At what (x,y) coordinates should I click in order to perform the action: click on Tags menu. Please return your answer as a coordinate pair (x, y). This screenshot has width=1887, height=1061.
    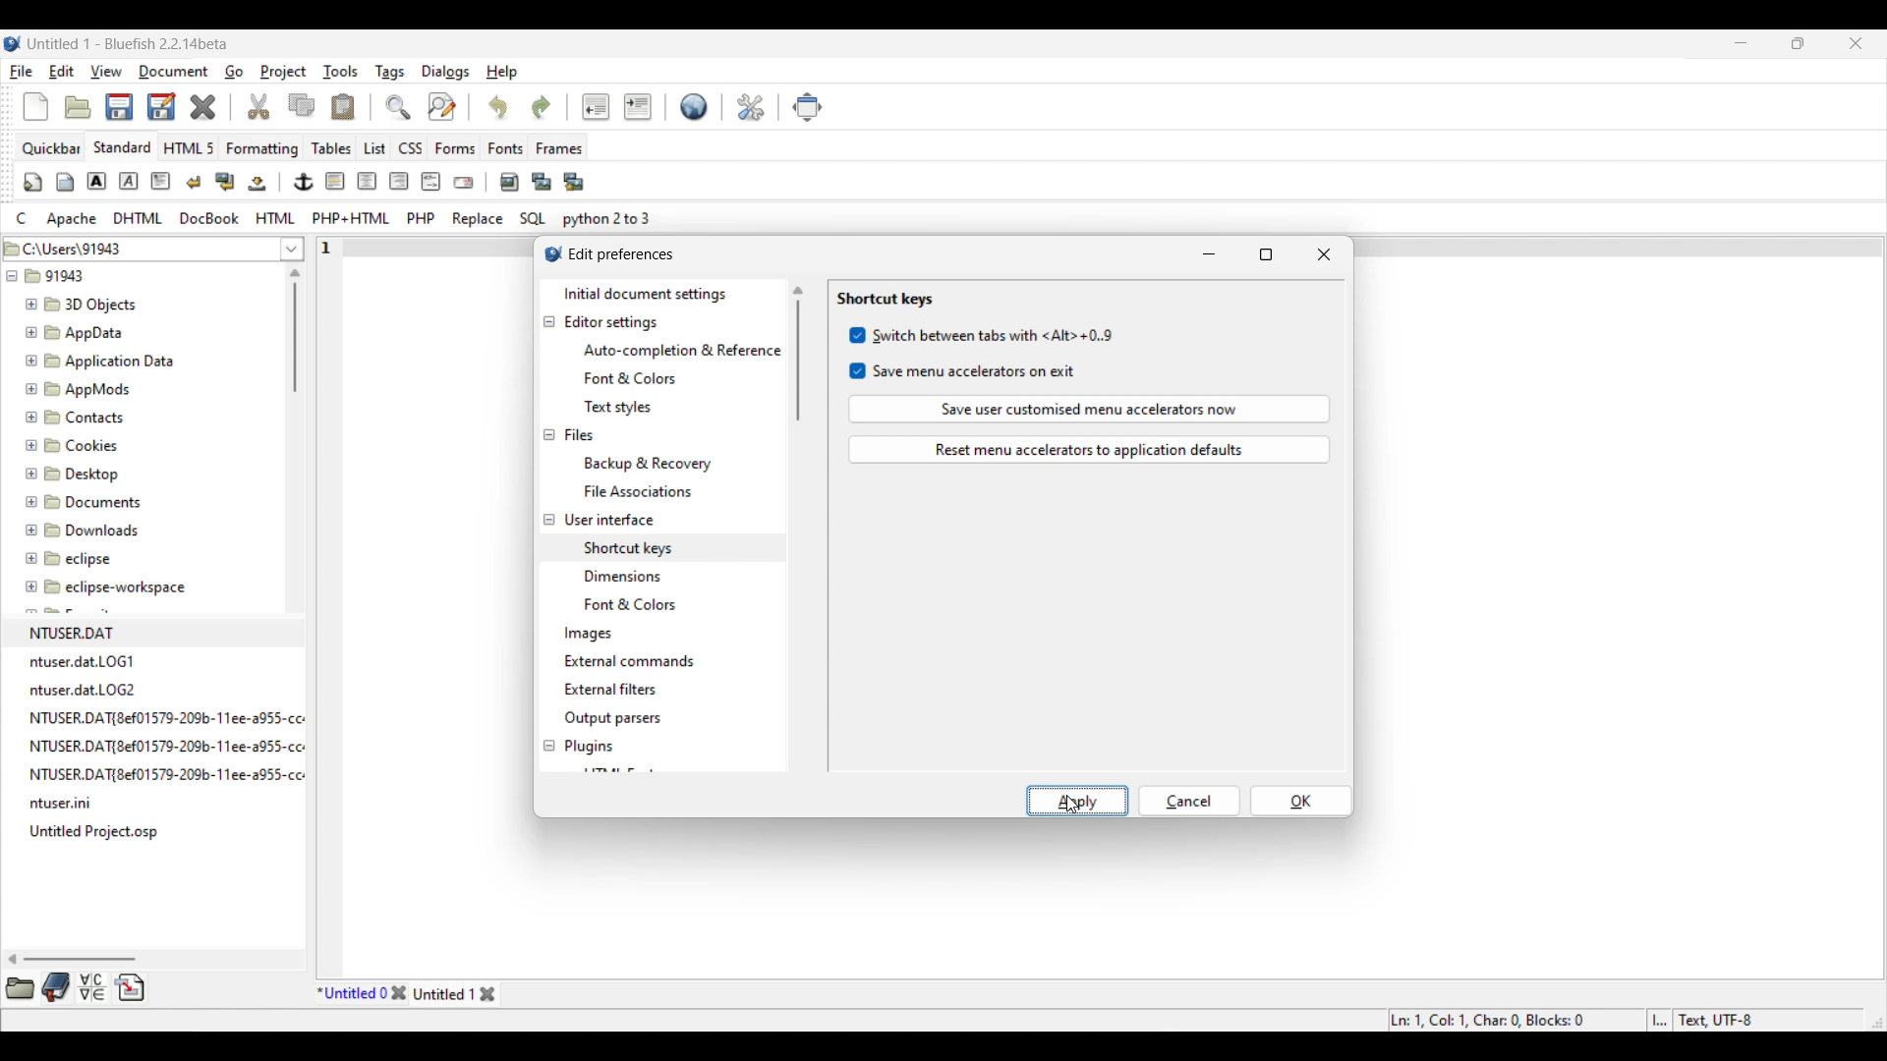
    Looking at the image, I should click on (389, 73).